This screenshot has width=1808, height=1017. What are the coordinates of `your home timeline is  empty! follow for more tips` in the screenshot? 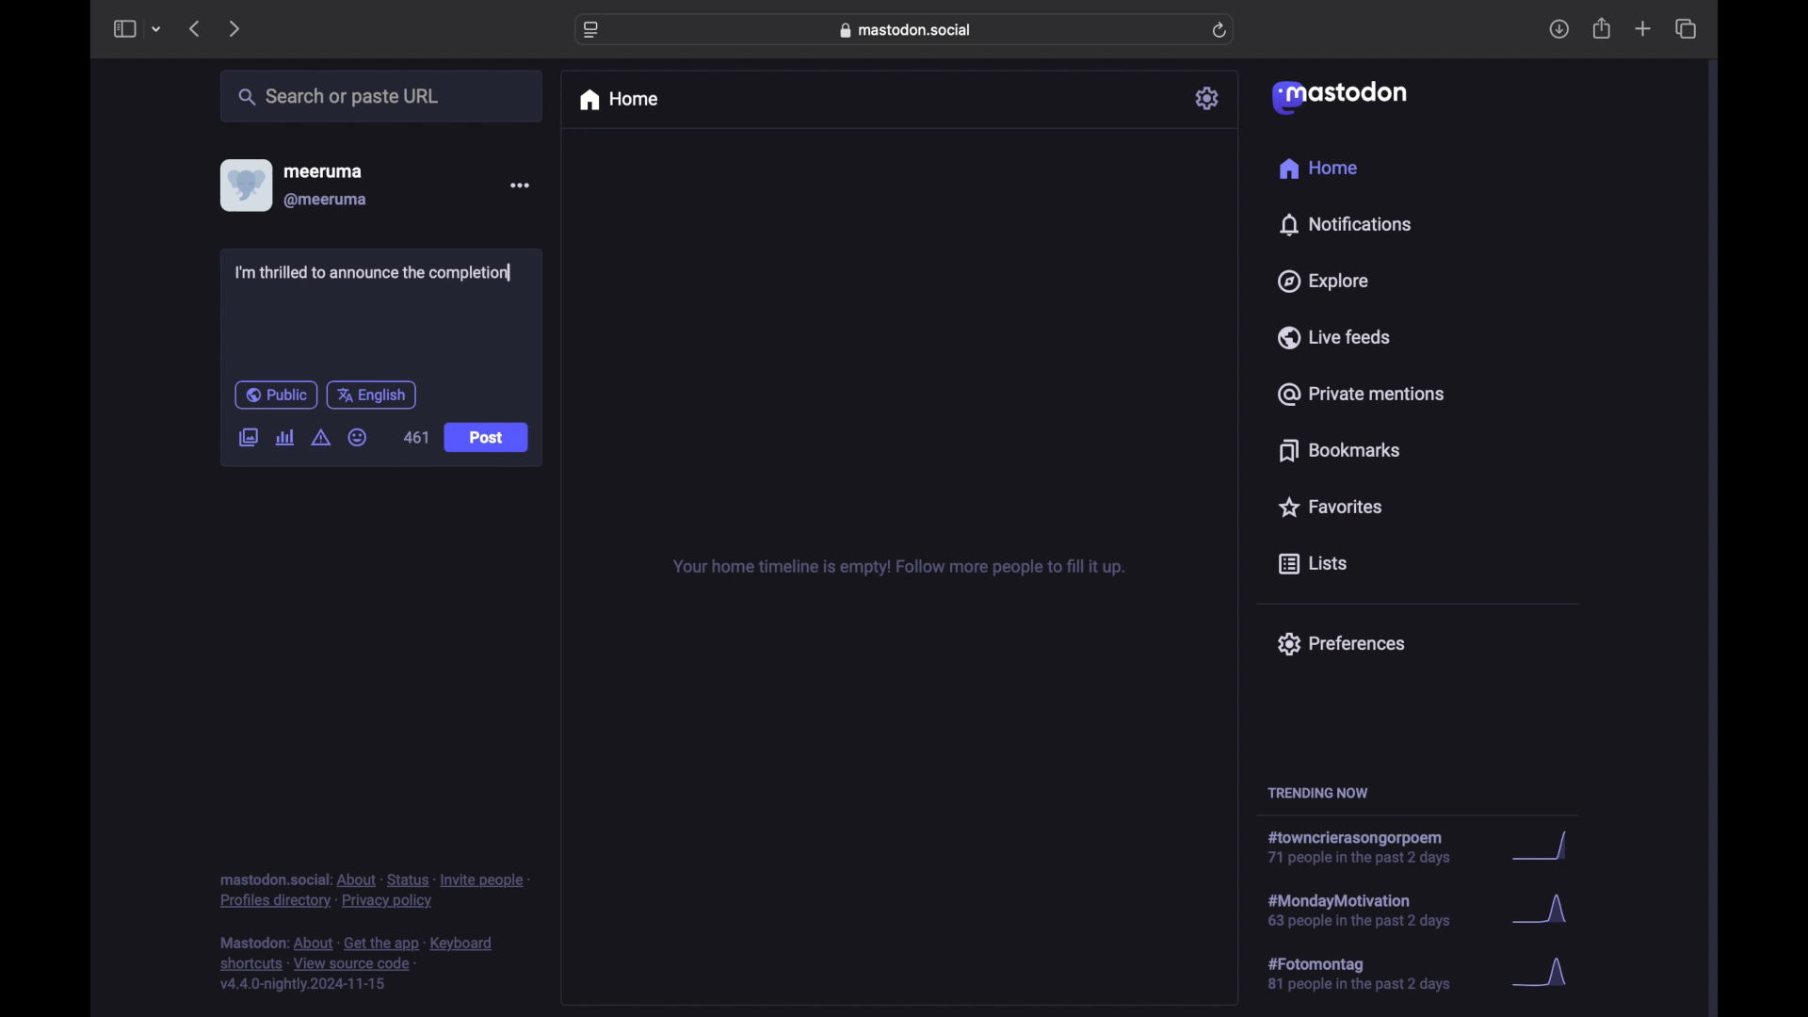 It's located at (896, 568).